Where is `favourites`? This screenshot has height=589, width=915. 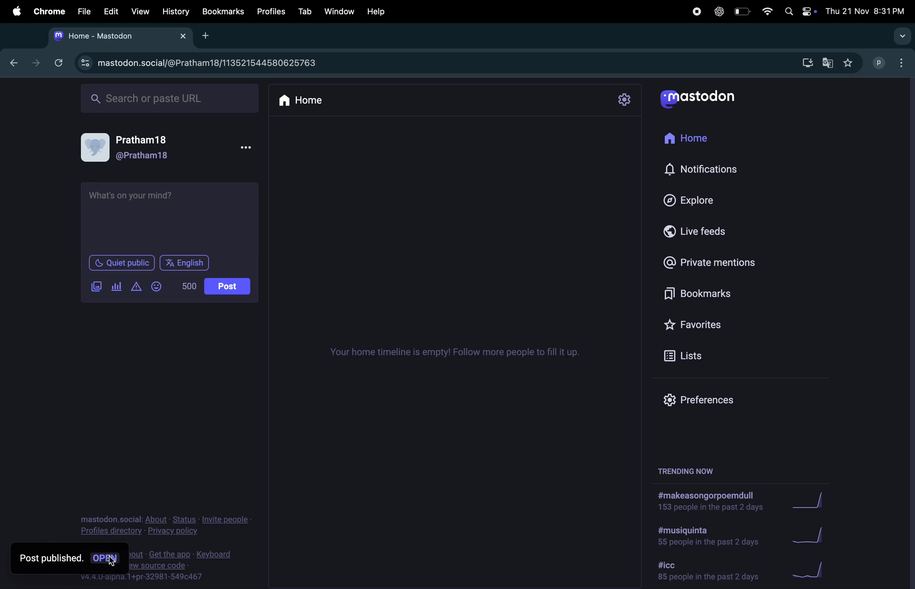 favourites is located at coordinates (705, 323).